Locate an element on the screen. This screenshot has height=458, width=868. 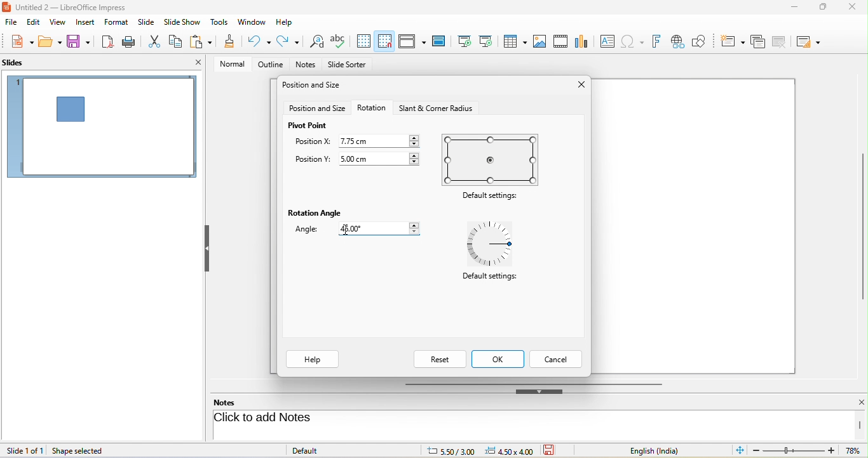
position and size is located at coordinates (314, 86).